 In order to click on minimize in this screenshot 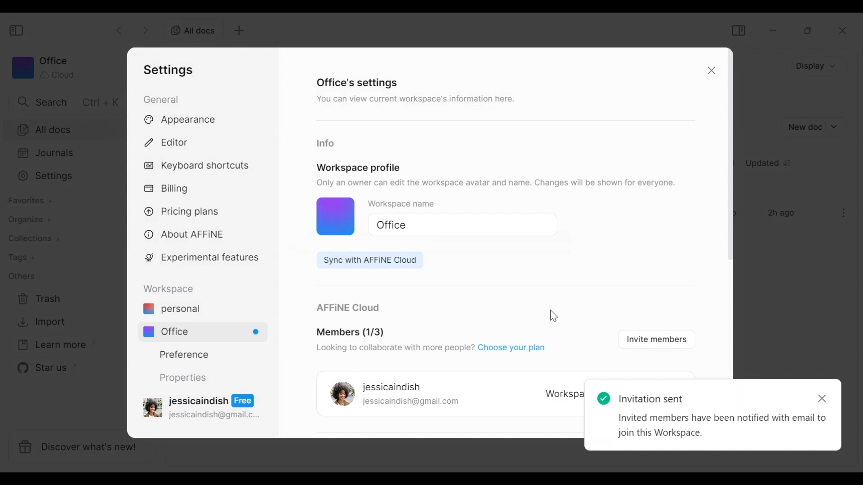, I will do `click(774, 30)`.